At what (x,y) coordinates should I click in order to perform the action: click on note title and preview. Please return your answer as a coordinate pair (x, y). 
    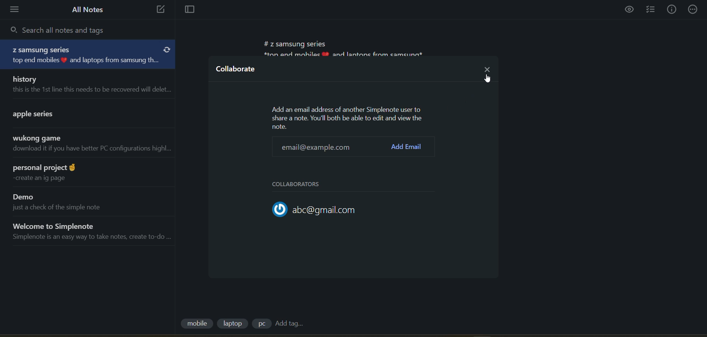
    Looking at the image, I should click on (87, 145).